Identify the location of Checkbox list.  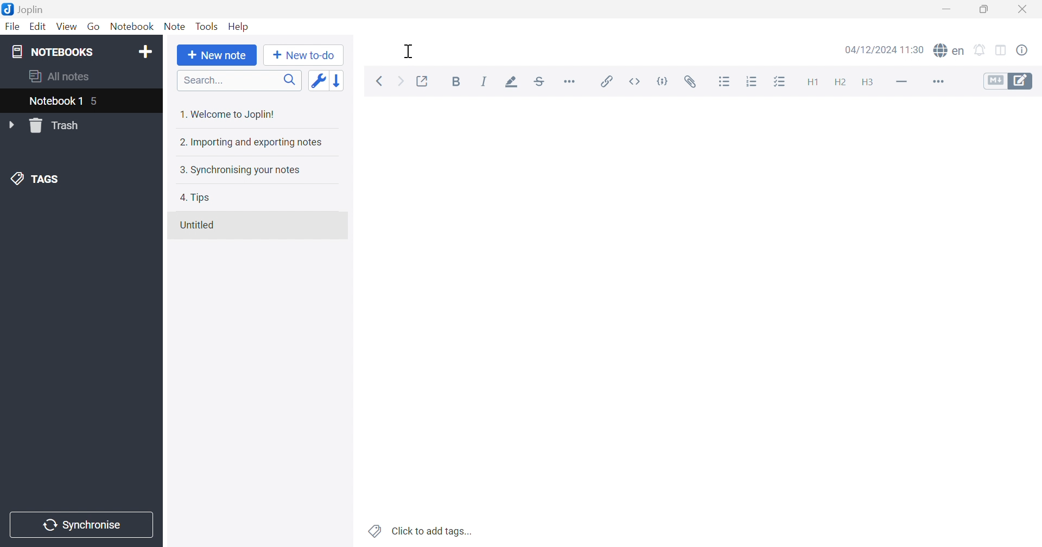
(782, 82).